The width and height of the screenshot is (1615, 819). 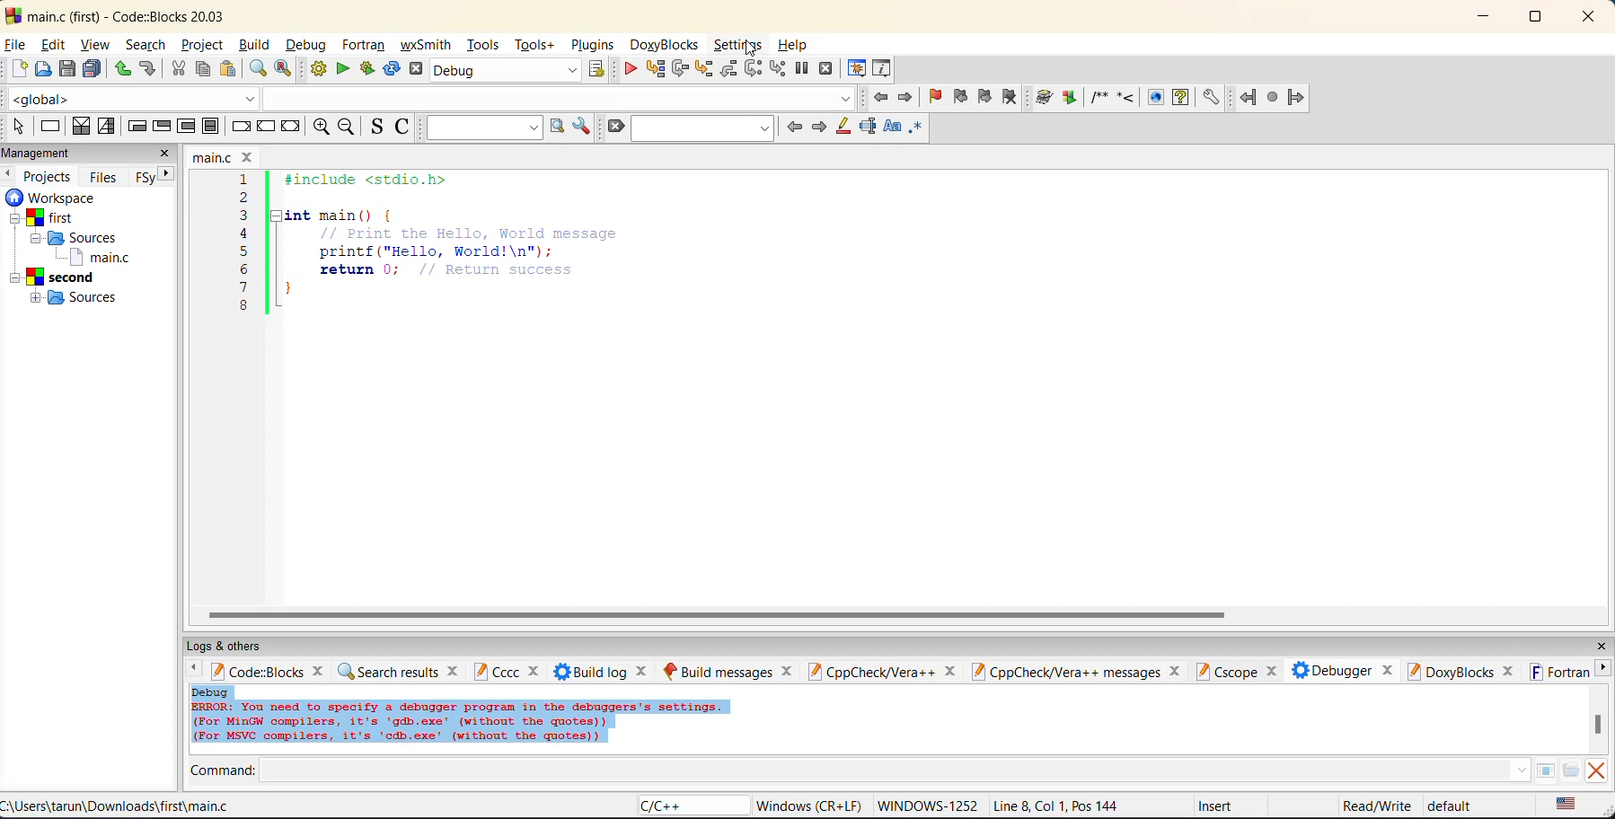 What do you see at coordinates (468, 257) in the screenshot?
I see `1  #include <stdio.h>2 3 |Hint main() { 4 // Print the Hello, World message 5 printf("Hello, World!\n"); 6 return 0; // Return success }8` at bounding box center [468, 257].